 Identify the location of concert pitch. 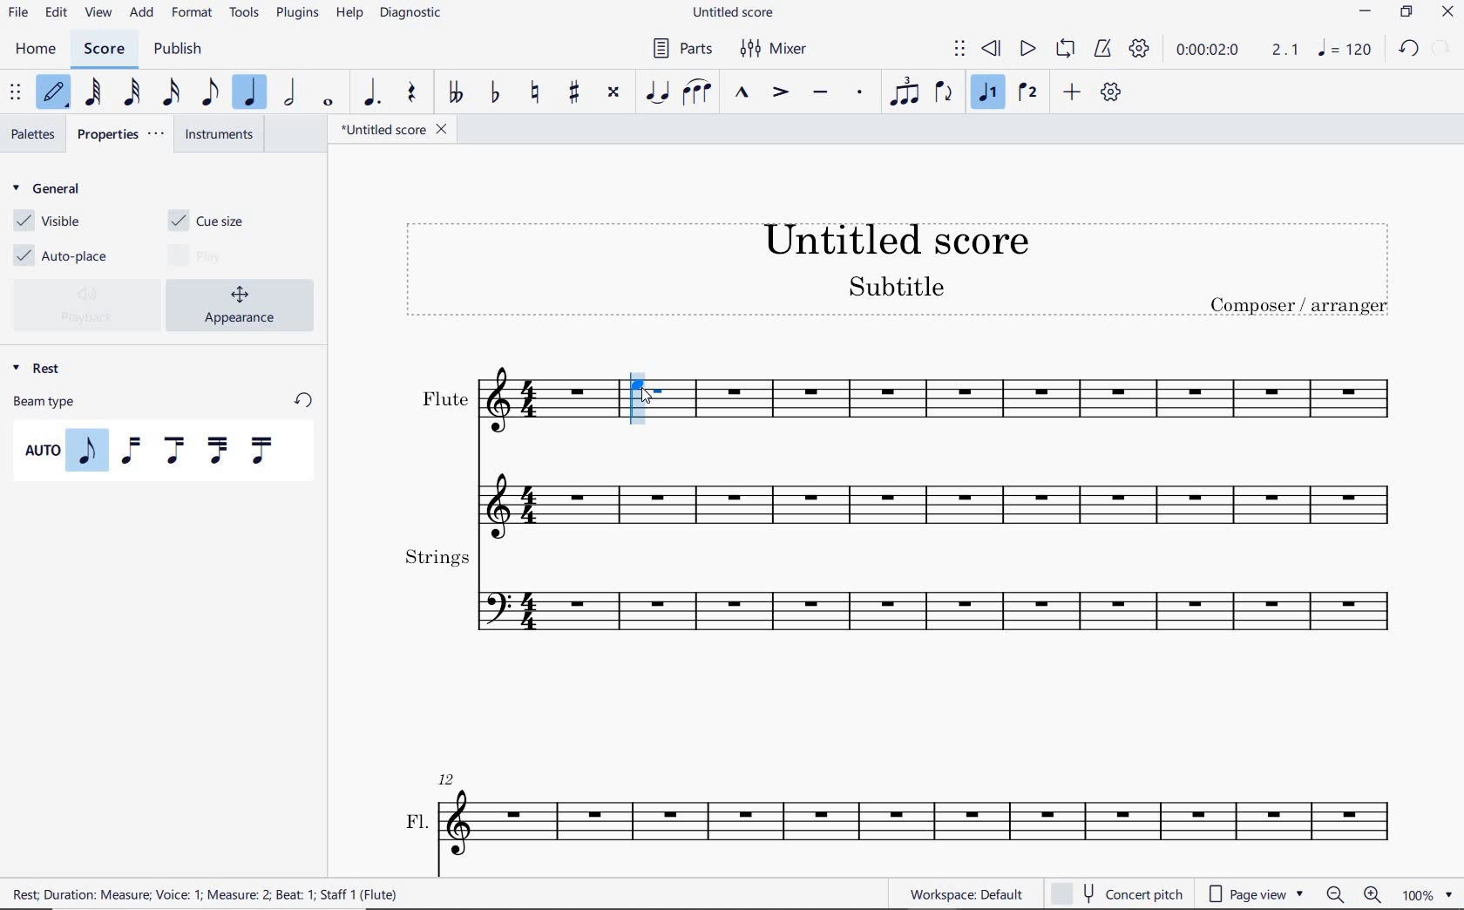
(1116, 891).